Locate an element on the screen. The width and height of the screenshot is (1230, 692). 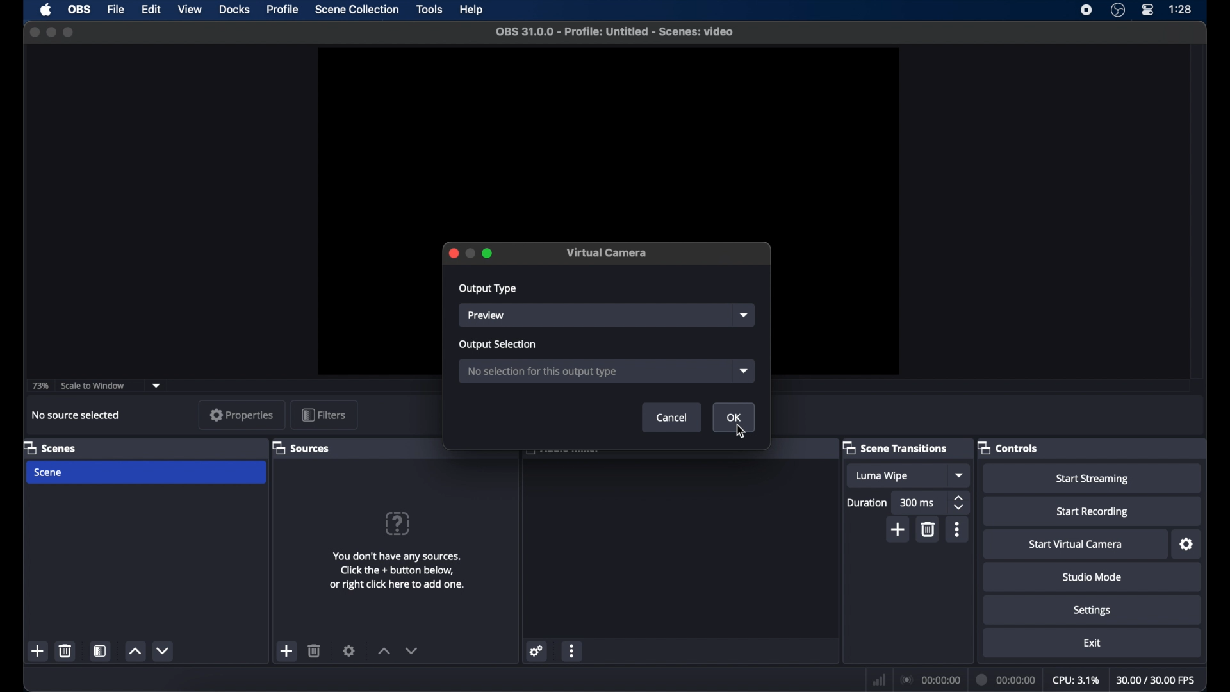
maximize is located at coordinates (489, 252).